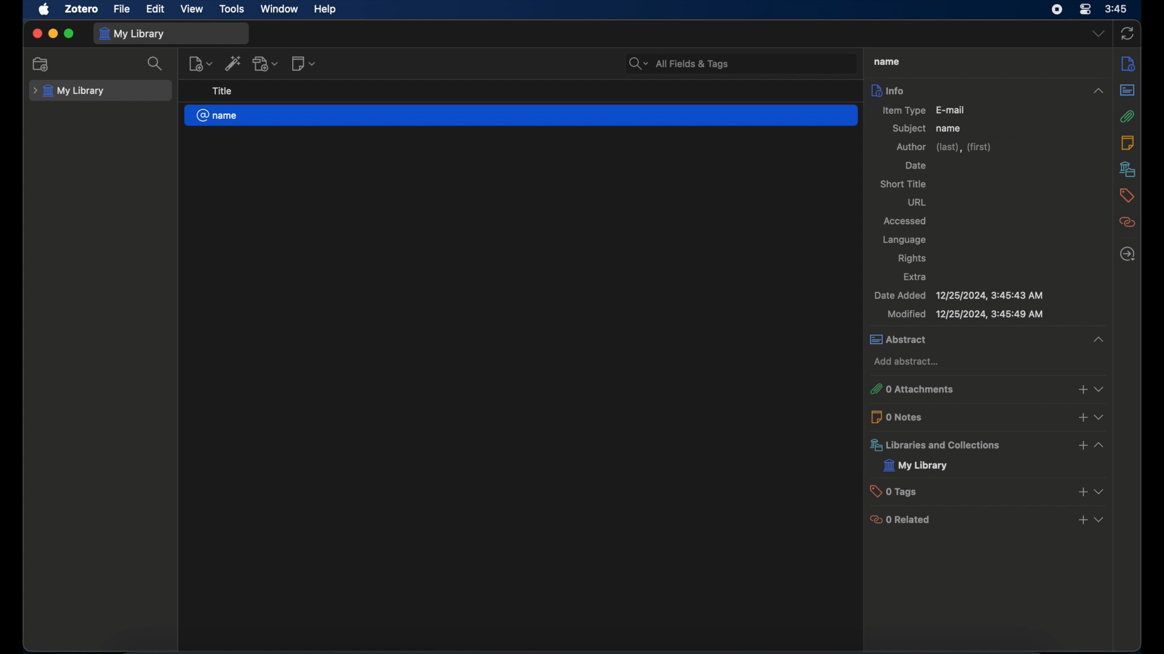 This screenshot has height=654, width=1164. I want to click on item type, so click(923, 110).